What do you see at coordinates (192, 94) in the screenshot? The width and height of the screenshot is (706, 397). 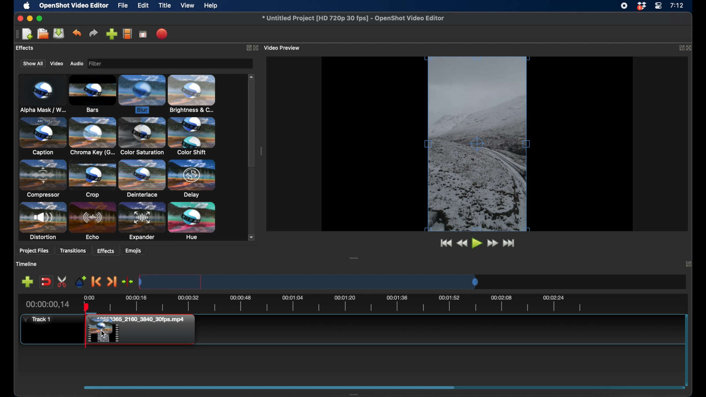 I see `brightness & contrast` at bounding box center [192, 94].